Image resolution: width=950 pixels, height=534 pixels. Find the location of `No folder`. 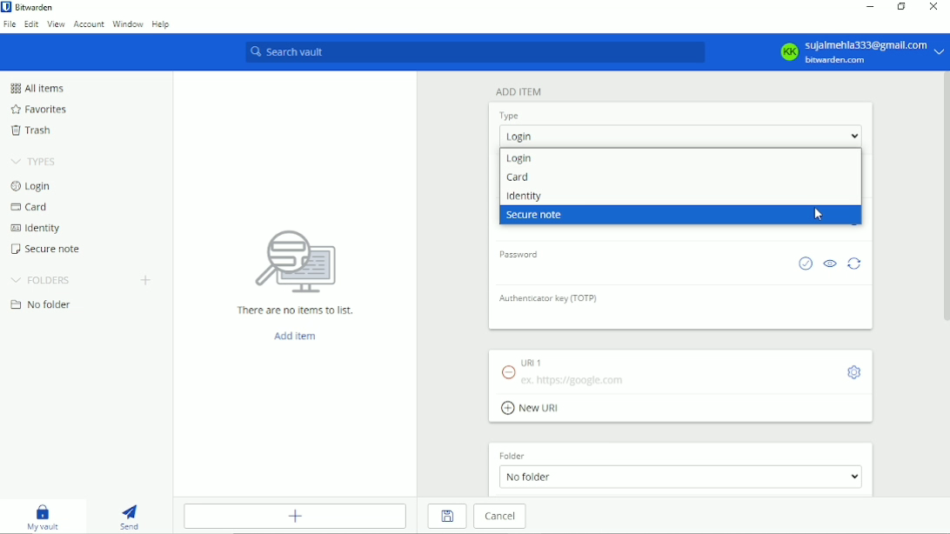

No folder is located at coordinates (683, 478).